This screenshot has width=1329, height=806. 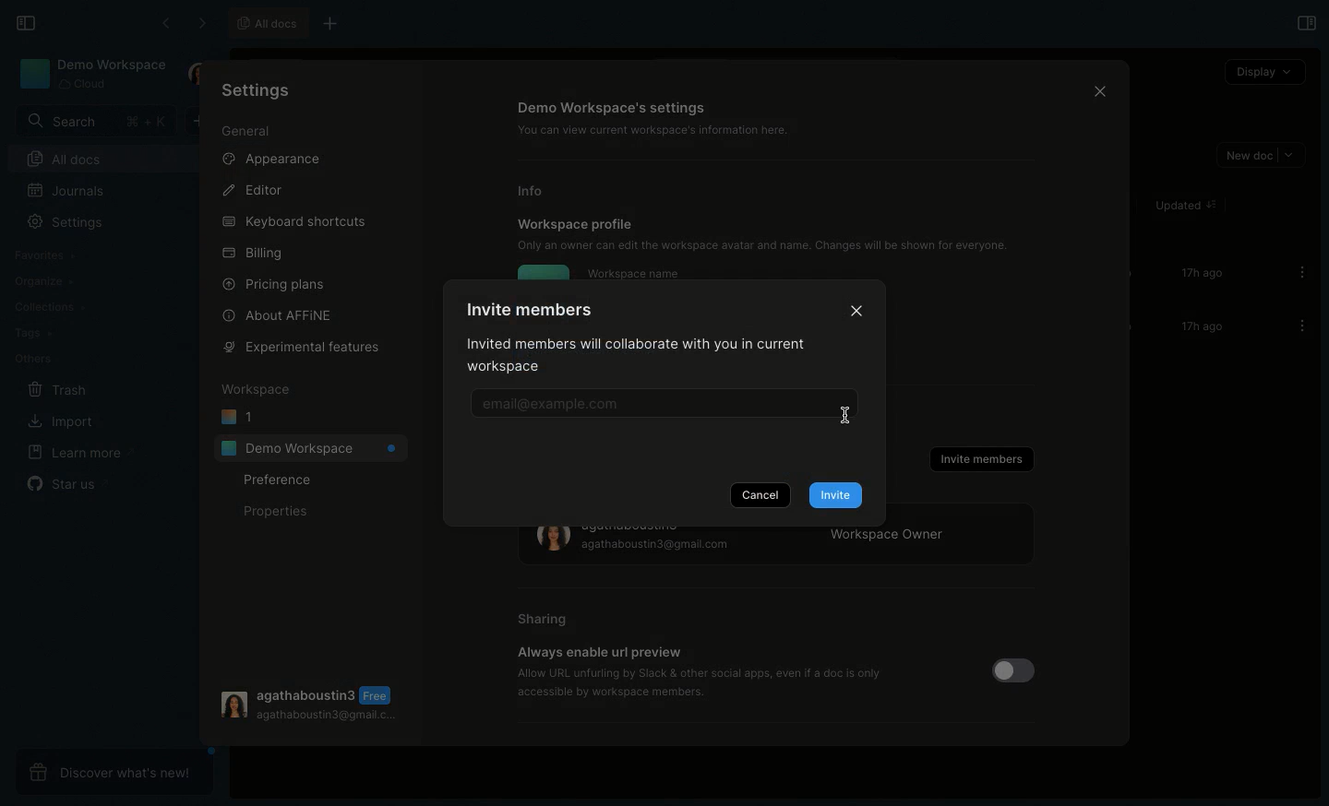 I want to click on ‘You can view current workspace's information here., so click(x=664, y=130).